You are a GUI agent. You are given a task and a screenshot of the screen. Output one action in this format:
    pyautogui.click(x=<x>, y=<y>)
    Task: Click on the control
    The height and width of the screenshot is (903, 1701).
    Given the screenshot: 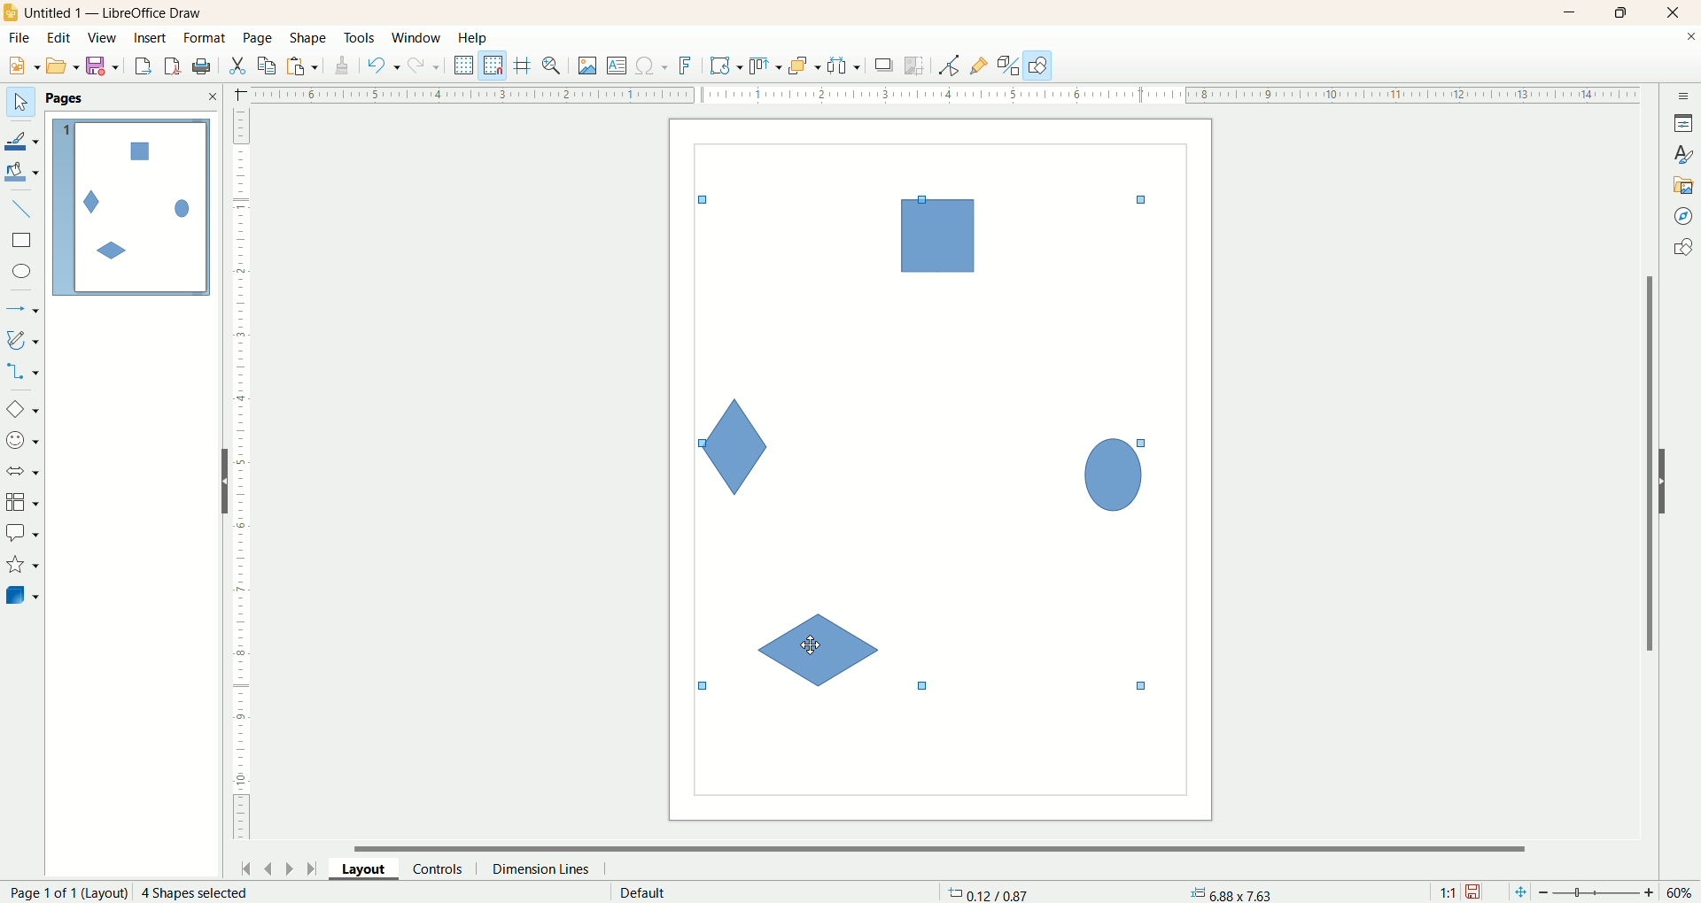 What is the action you would take?
    pyautogui.click(x=446, y=868)
    